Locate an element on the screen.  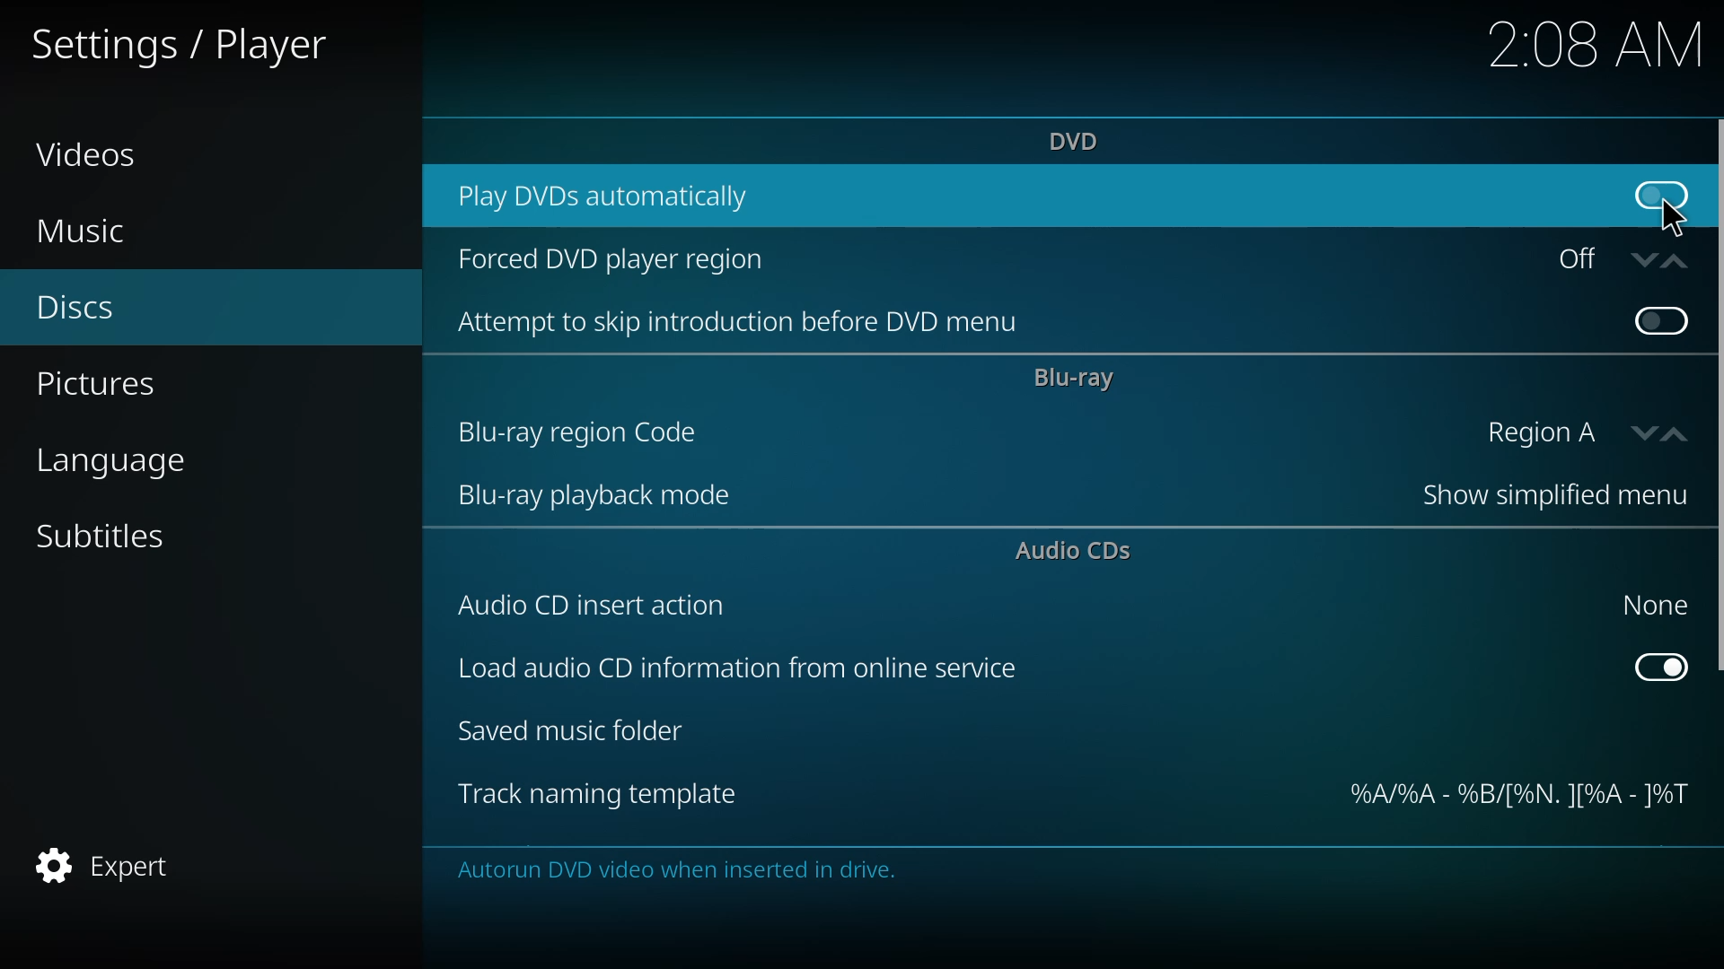
none is located at coordinates (1649, 604).